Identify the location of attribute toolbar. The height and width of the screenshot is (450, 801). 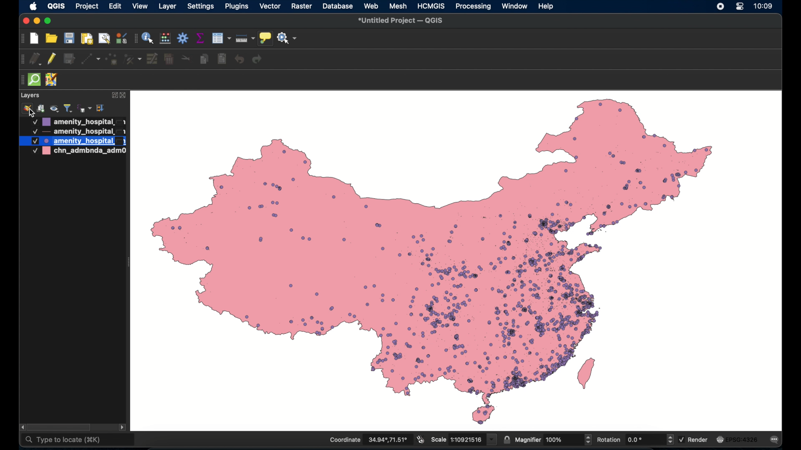
(136, 40).